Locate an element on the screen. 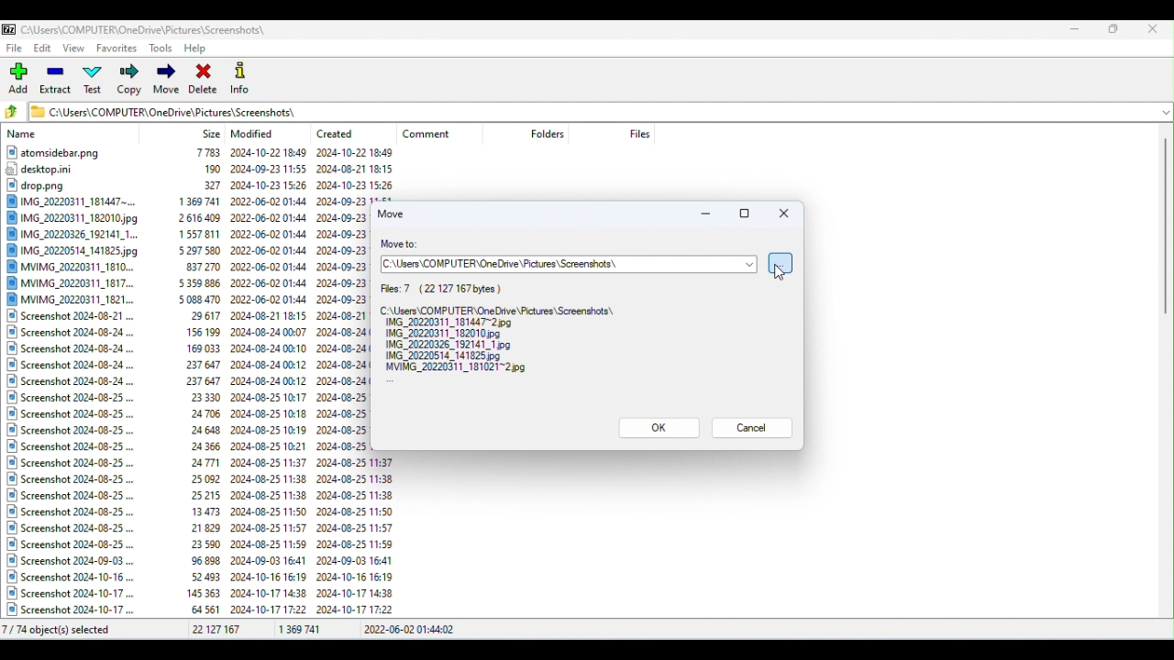  Tools is located at coordinates (161, 48).